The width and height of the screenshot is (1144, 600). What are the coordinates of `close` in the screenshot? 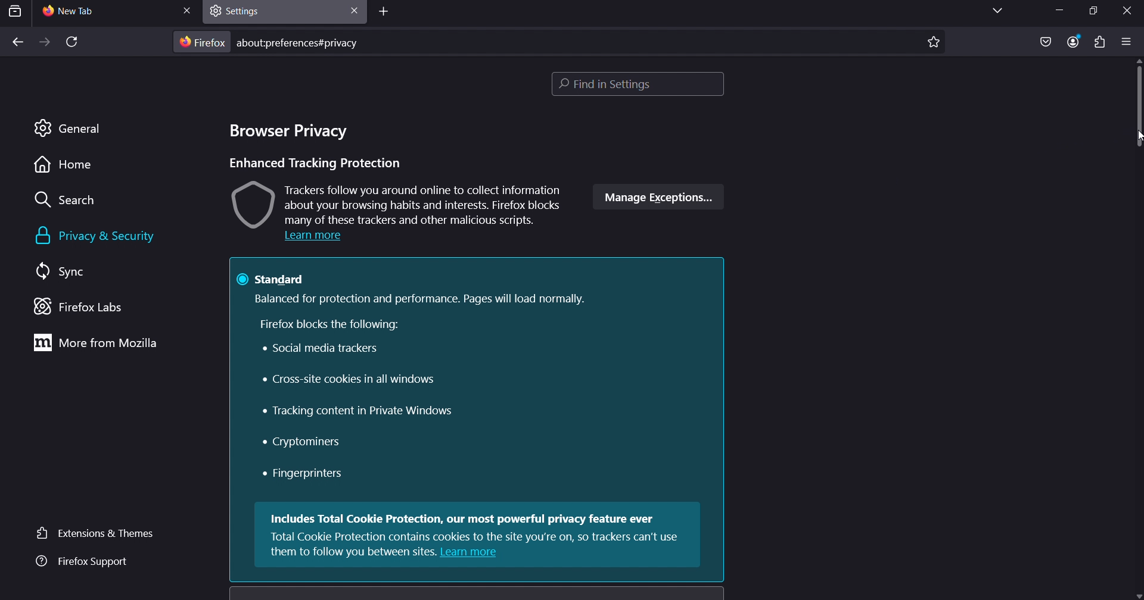 It's located at (1129, 10).